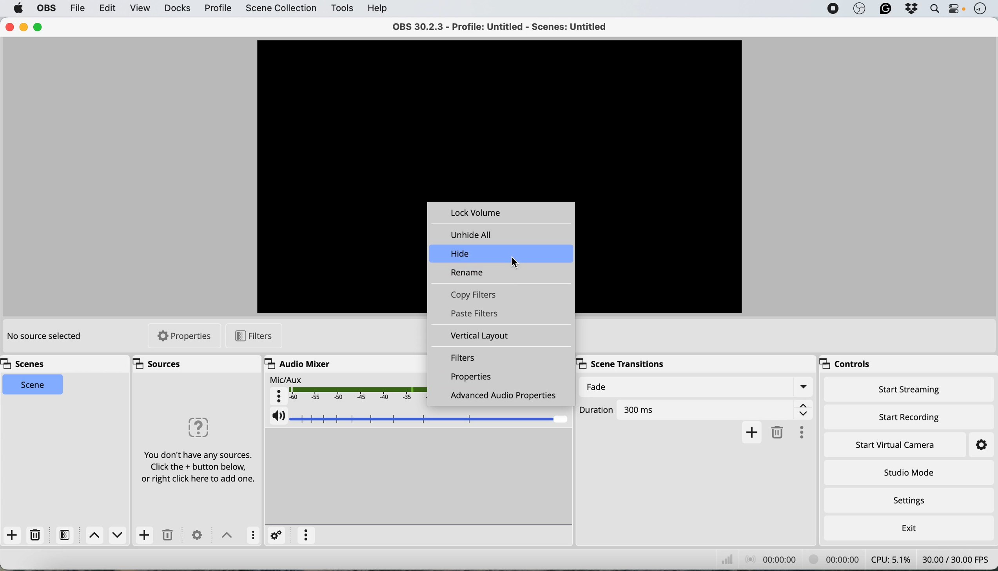 The width and height of the screenshot is (998, 571). I want to click on filters, so click(252, 338).